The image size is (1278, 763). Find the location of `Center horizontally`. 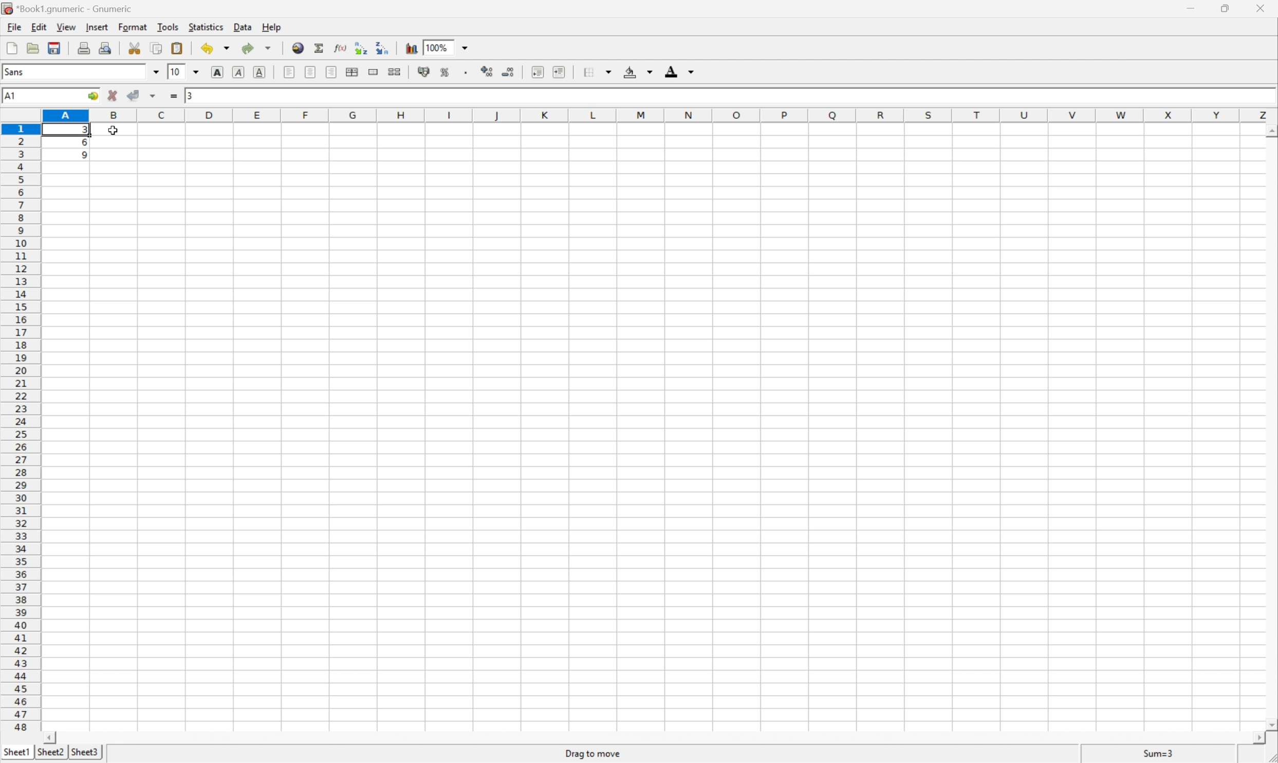

Center horizontally is located at coordinates (309, 71).